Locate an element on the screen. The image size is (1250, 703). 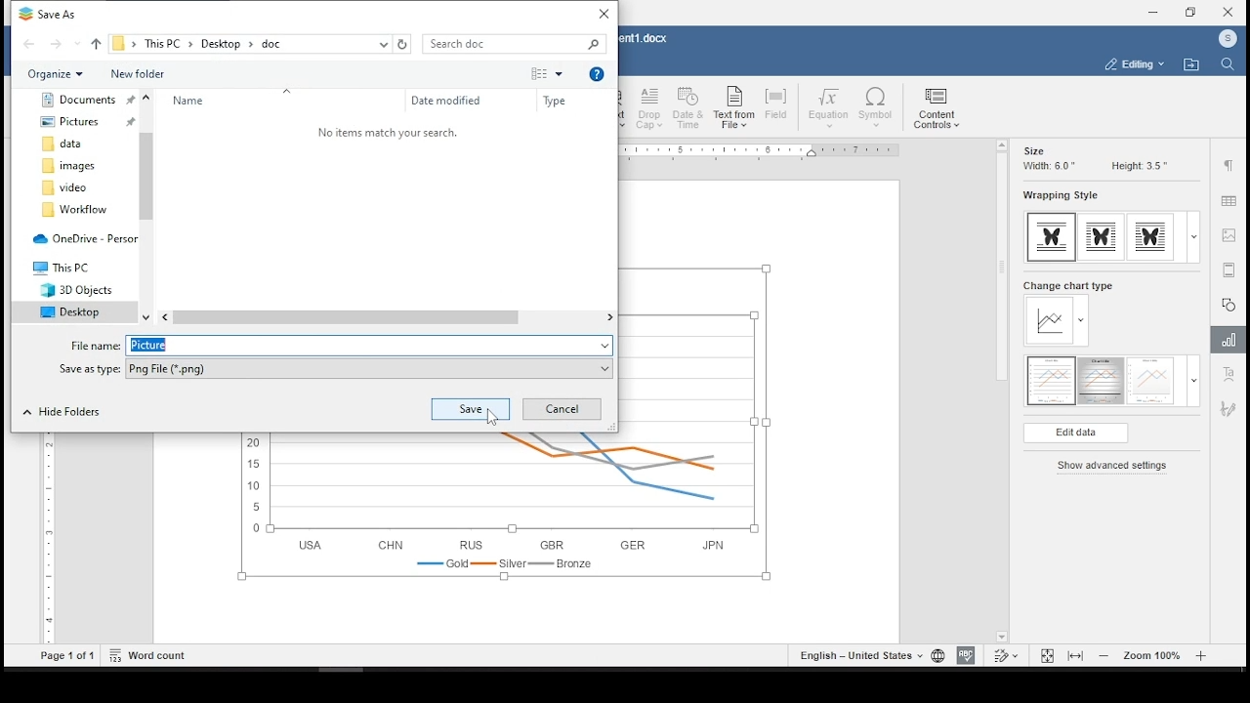
forward is located at coordinates (56, 45).